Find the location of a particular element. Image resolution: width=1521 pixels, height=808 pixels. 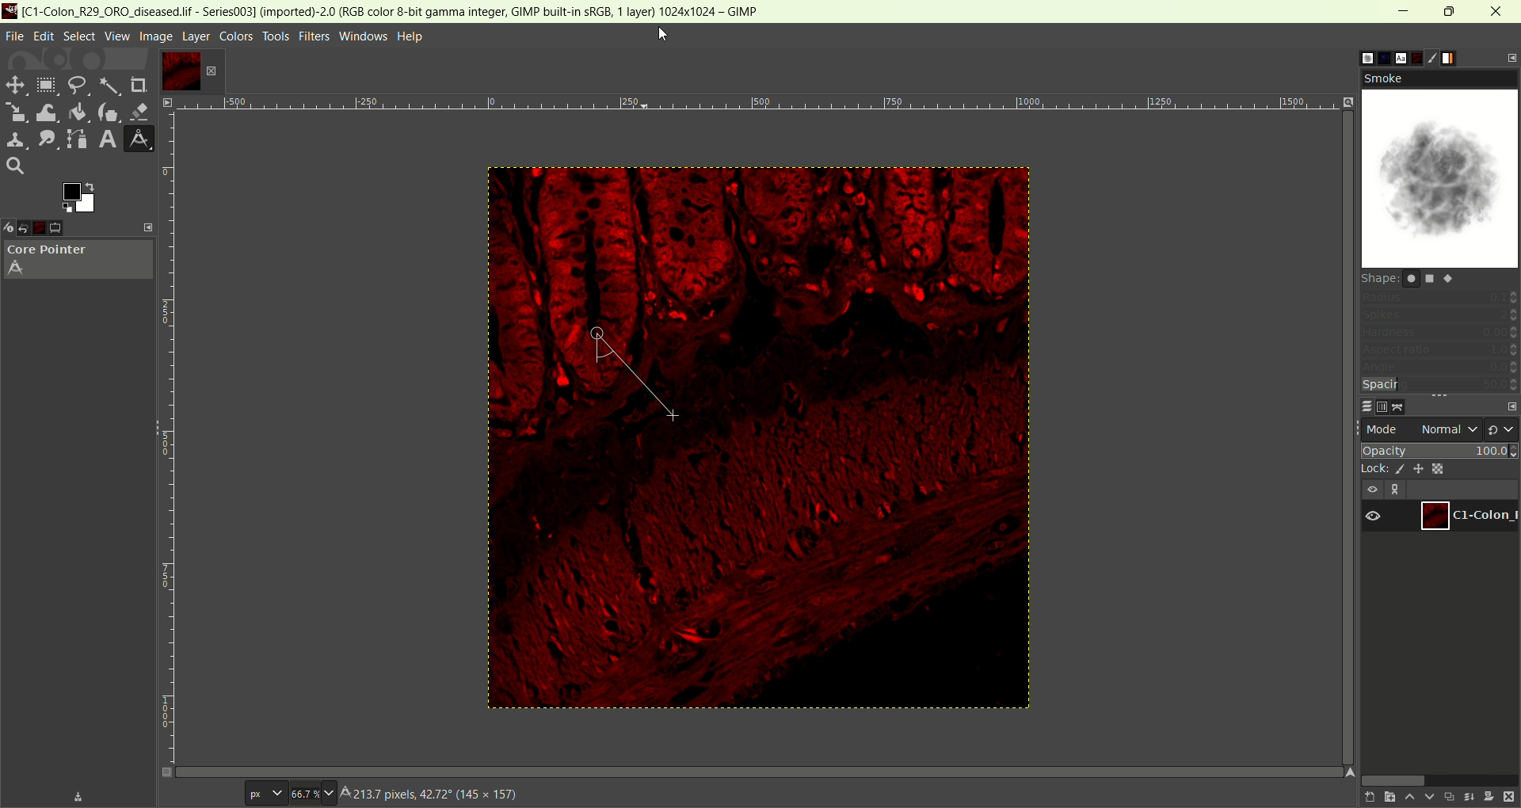

crop is located at coordinates (139, 86).